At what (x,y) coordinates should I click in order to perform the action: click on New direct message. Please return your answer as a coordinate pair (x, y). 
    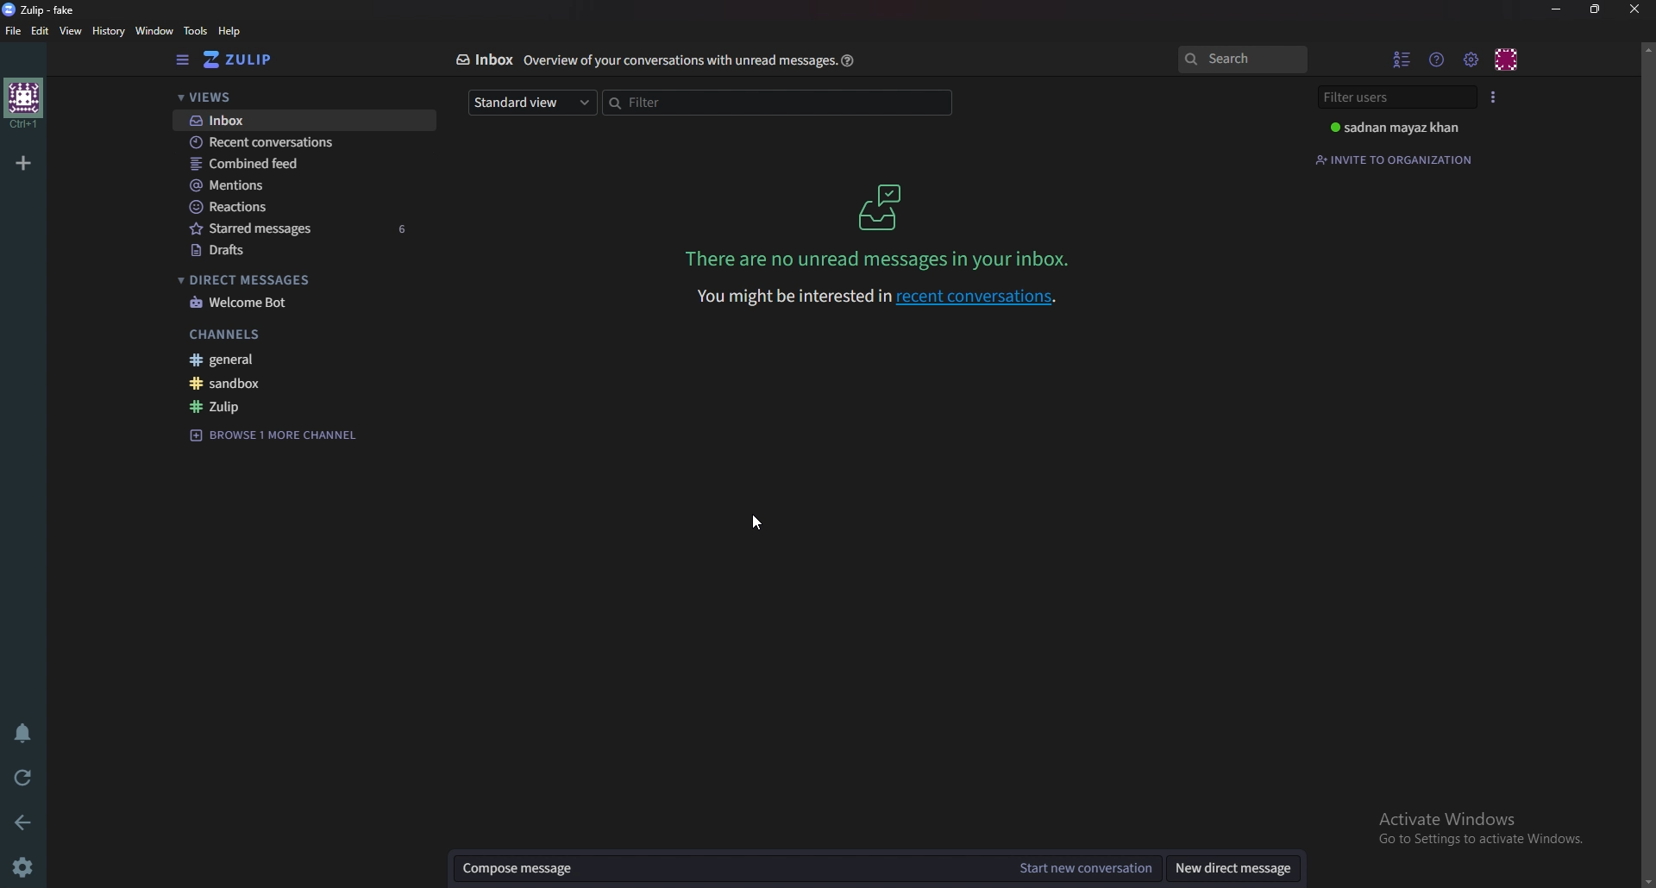
    Looking at the image, I should click on (1229, 867).